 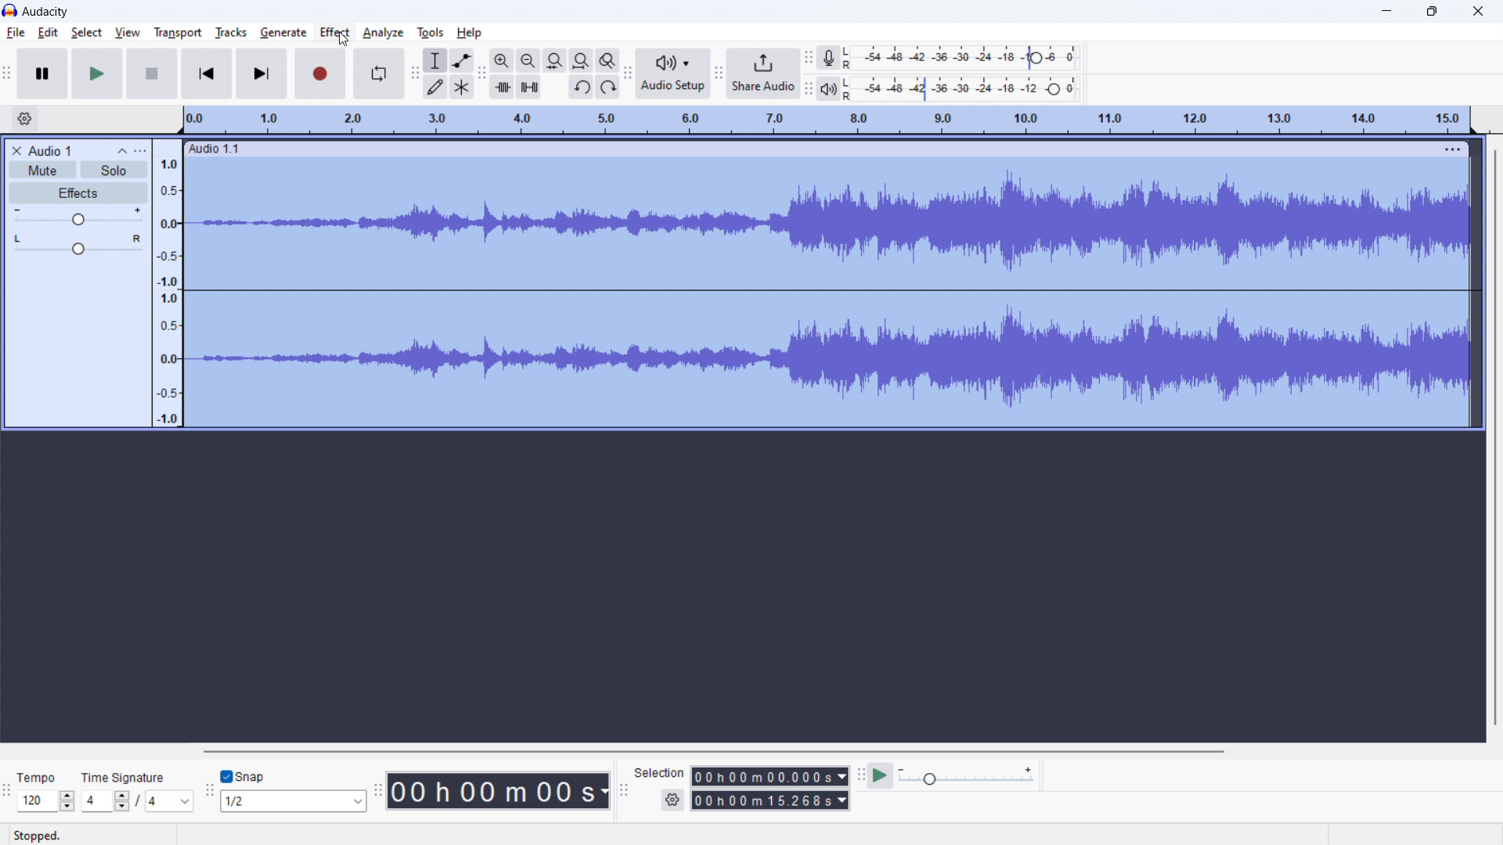 I want to click on playback speed, so click(x=967, y=776).